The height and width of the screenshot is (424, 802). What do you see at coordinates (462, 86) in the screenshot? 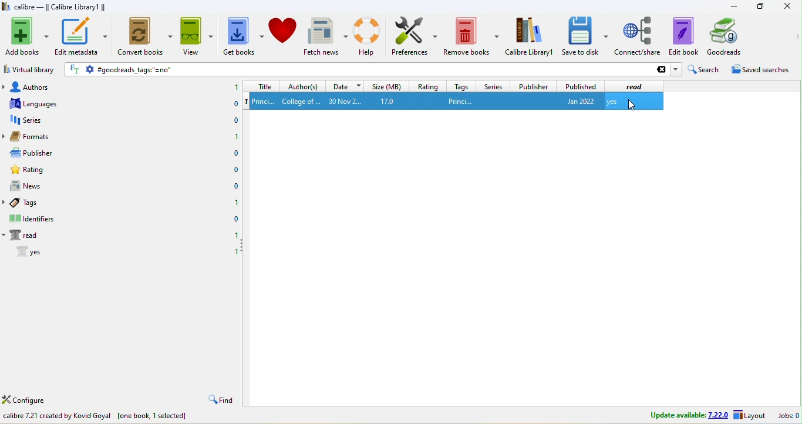
I see `tags` at bounding box center [462, 86].